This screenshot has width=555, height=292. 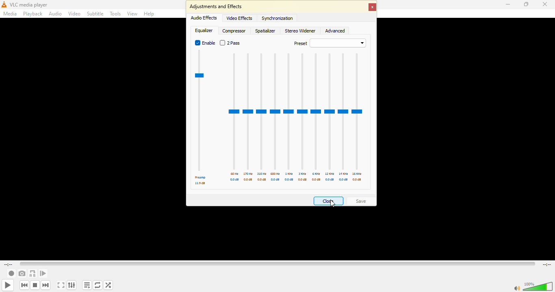 What do you see at coordinates (200, 184) in the screenshot?
I see `db` at bounding box center [200, 184].